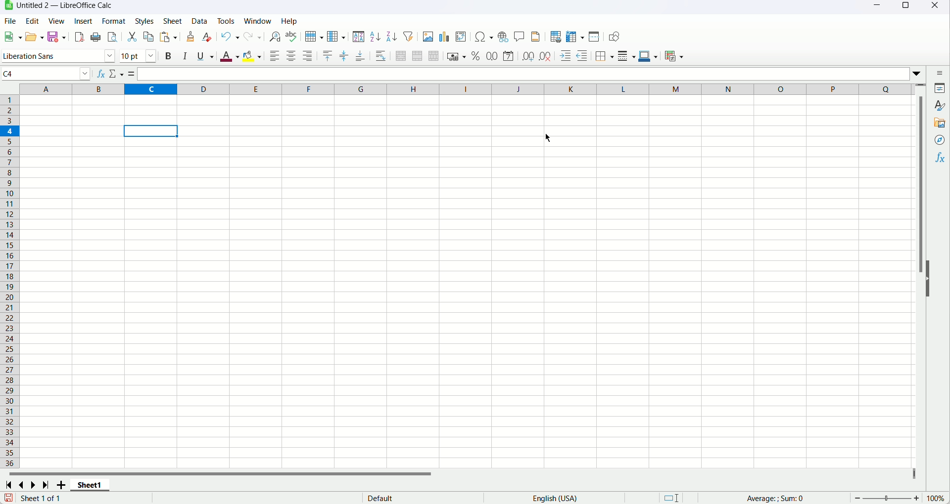  Describe the element at coordinates (112, 20) in the screenshot. I see `Format` at that location.